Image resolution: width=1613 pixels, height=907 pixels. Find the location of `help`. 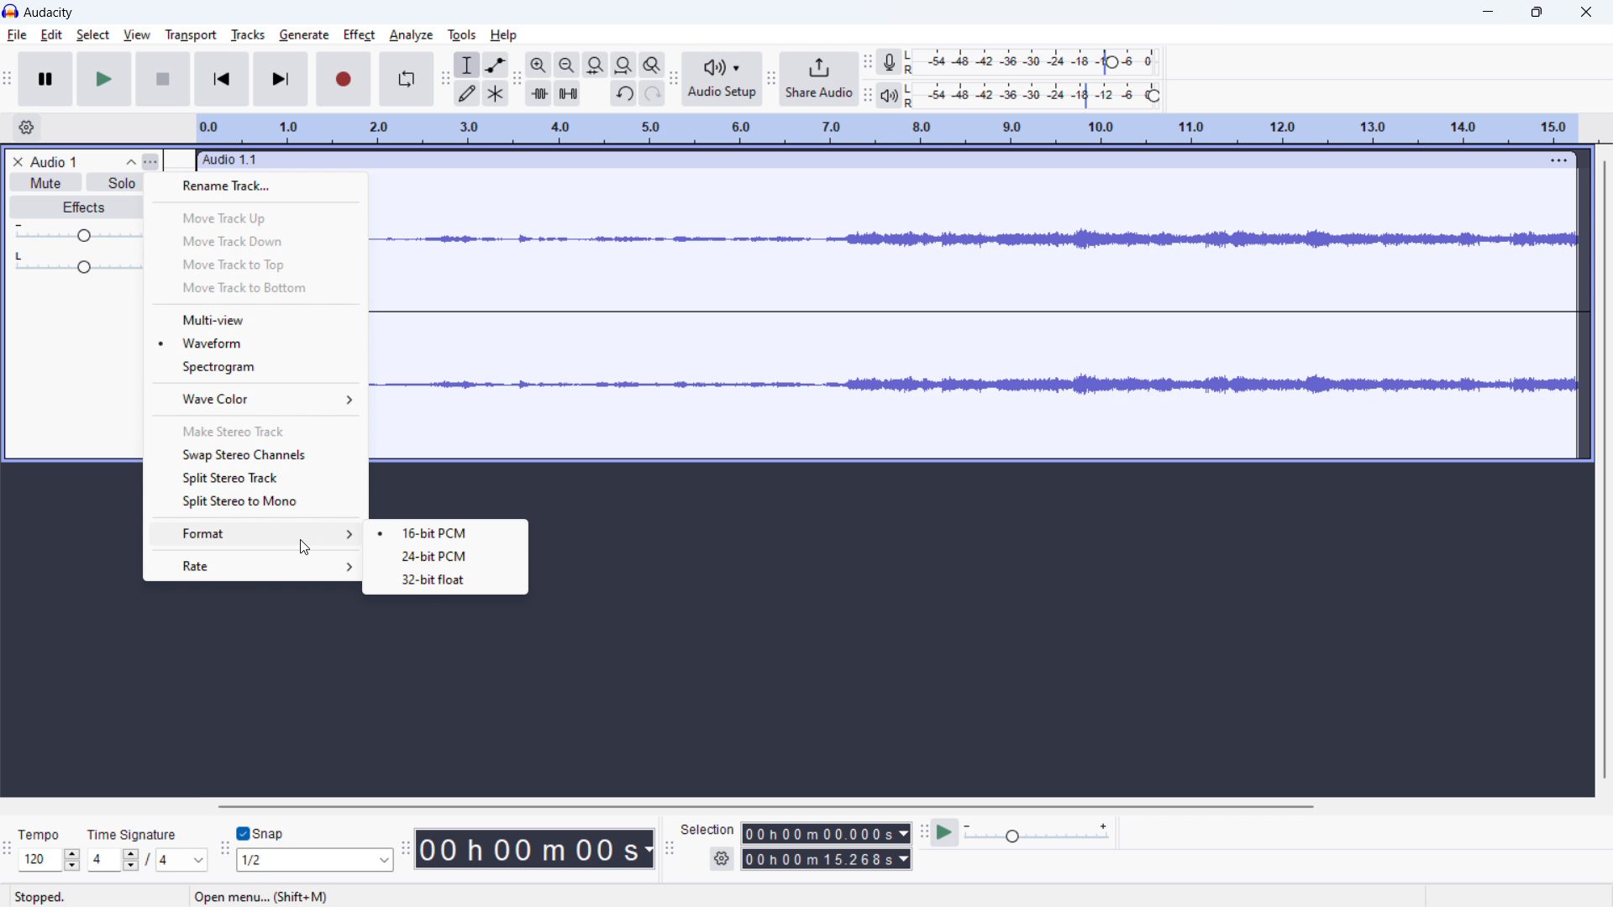

help is located at coordinates (504, 34).